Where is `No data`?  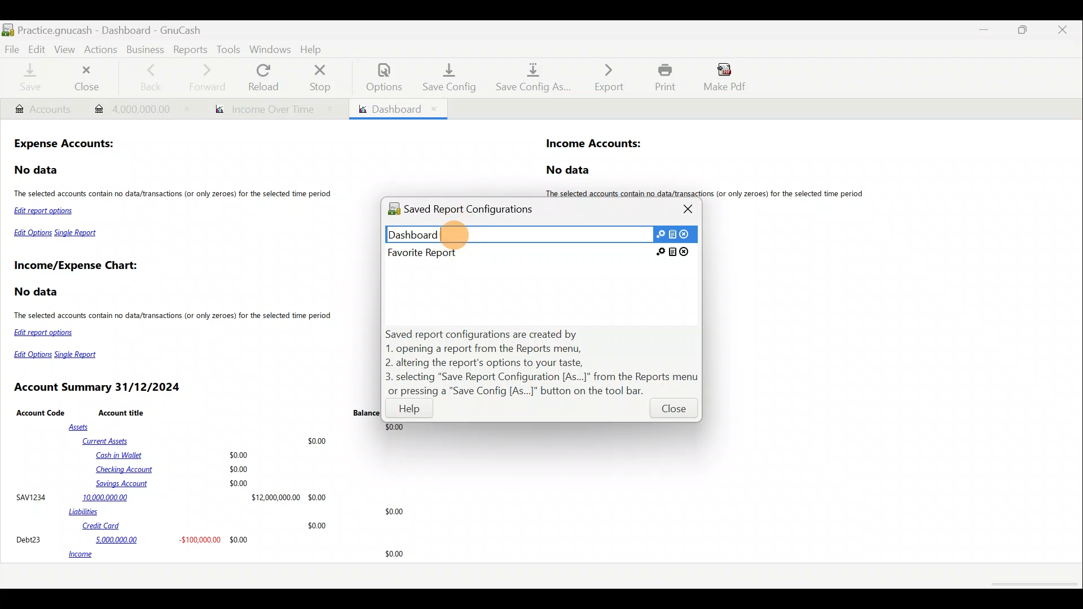
No data is located at coordinates (570, 170).